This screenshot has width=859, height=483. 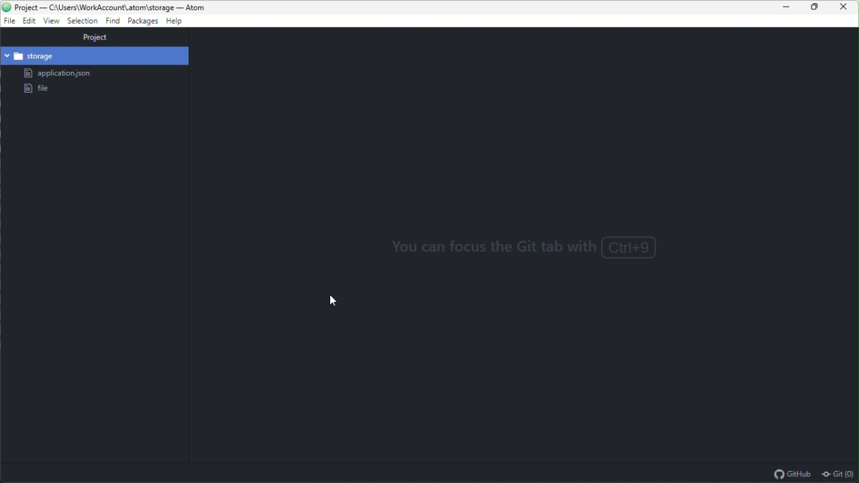 What do you see at coordinates (177, 21) in the screenshot?
I see `Help` at bounding box center [177, 21].